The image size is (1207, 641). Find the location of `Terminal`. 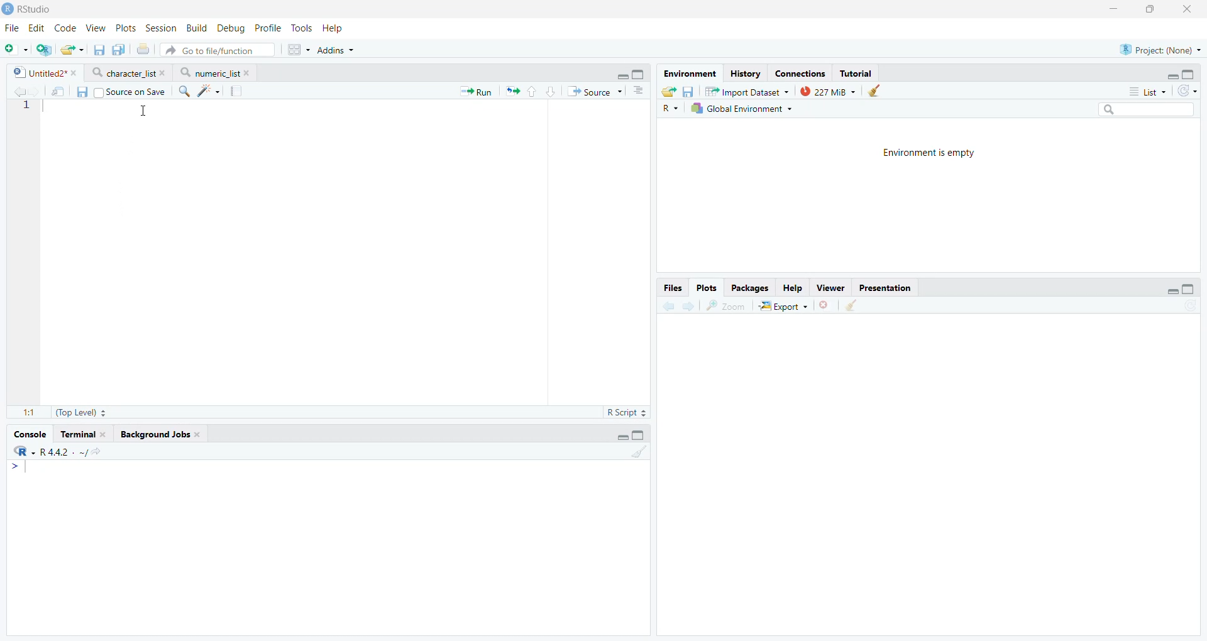

Terminal is located at coordinates (84, 433).